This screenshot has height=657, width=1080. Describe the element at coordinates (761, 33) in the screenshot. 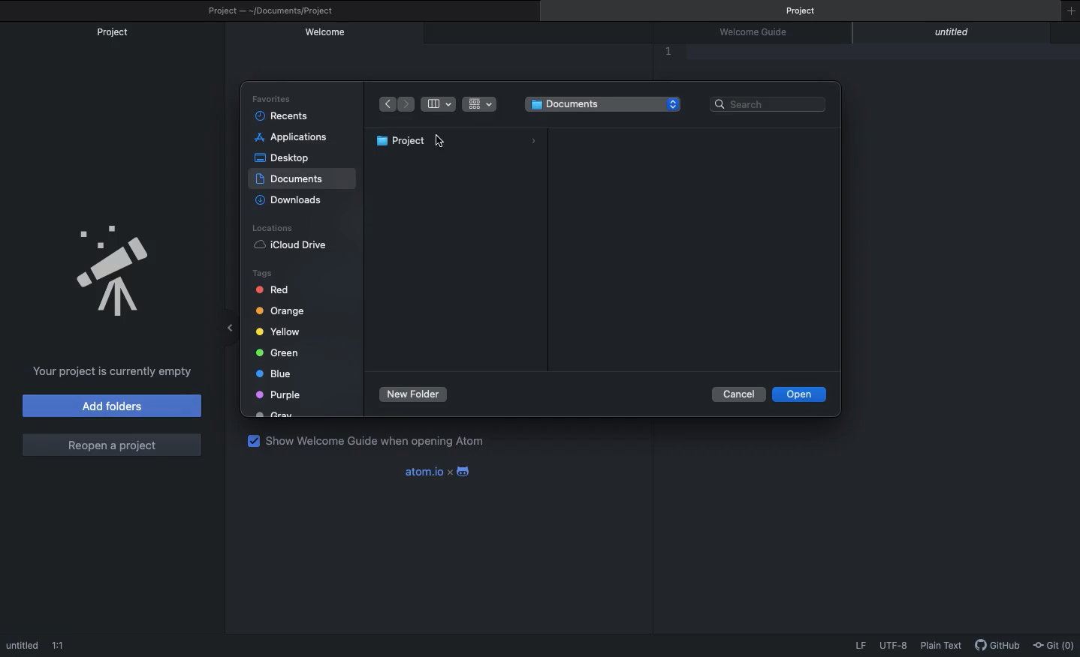

I see `Welcome guide` at that location.